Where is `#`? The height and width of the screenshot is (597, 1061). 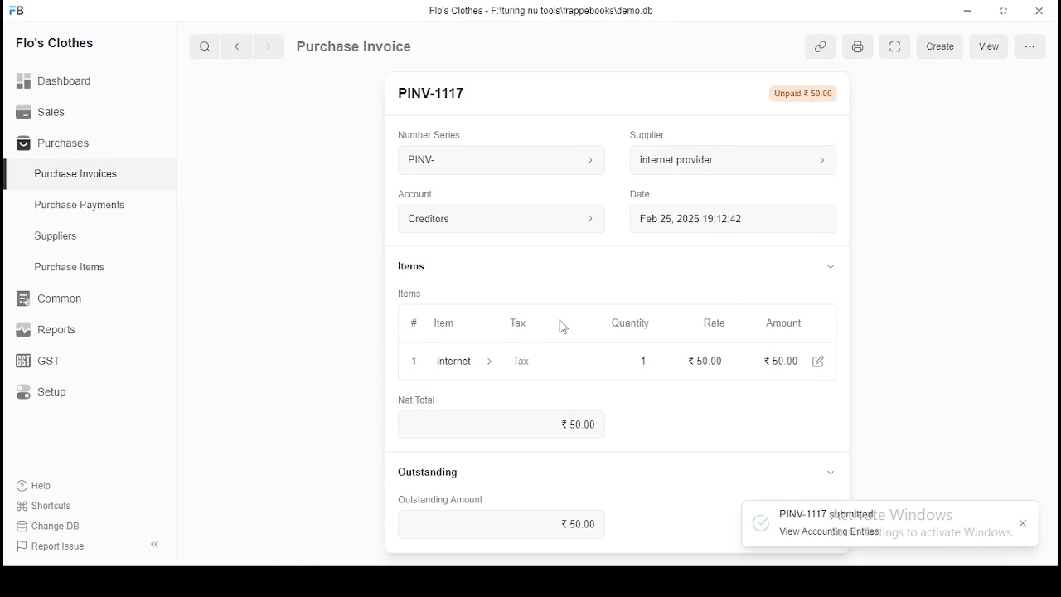
# is located at coordinates (414, 324).